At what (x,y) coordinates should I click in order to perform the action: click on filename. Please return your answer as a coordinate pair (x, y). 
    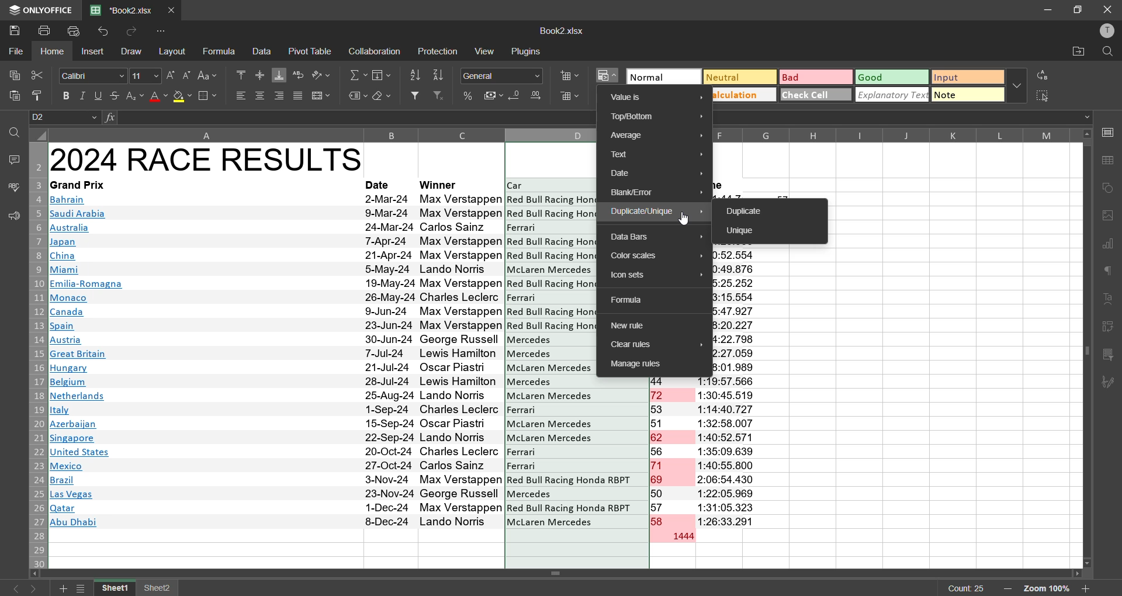
    Looking at the image, I should click on (561, 30).